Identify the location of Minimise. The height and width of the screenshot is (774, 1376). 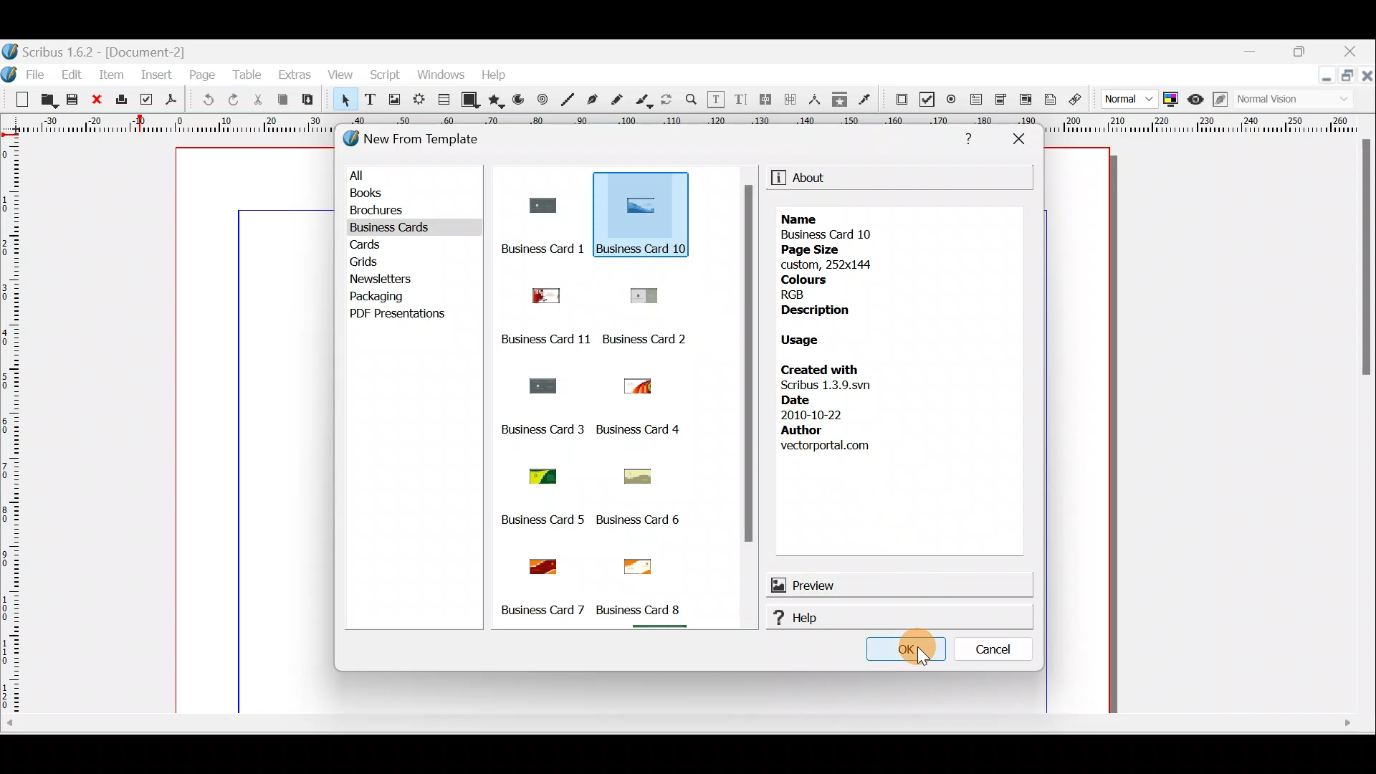
(1255, 54).